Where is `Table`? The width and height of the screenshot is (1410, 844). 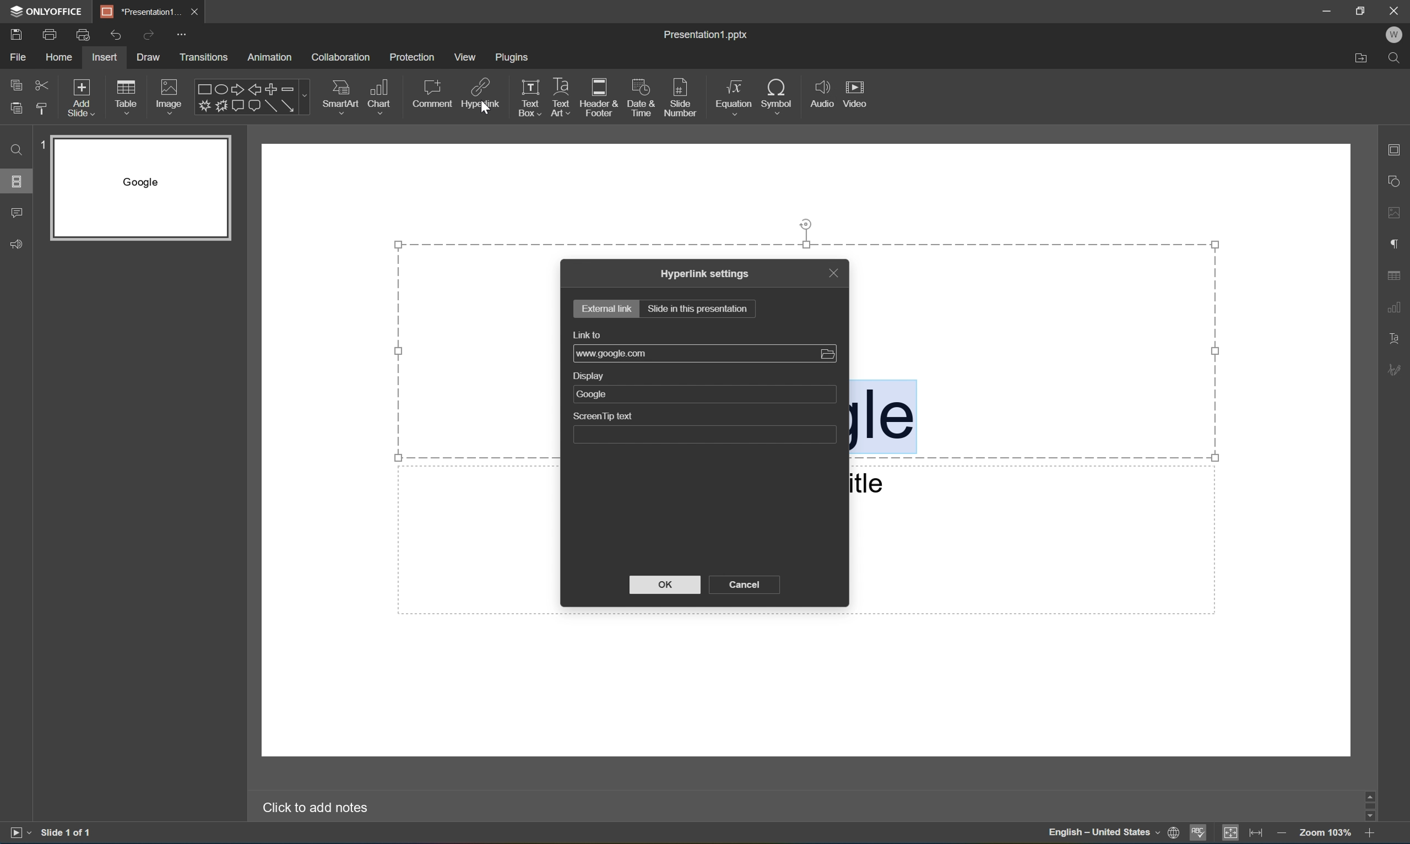 Table is located at coordinates (128, 99).